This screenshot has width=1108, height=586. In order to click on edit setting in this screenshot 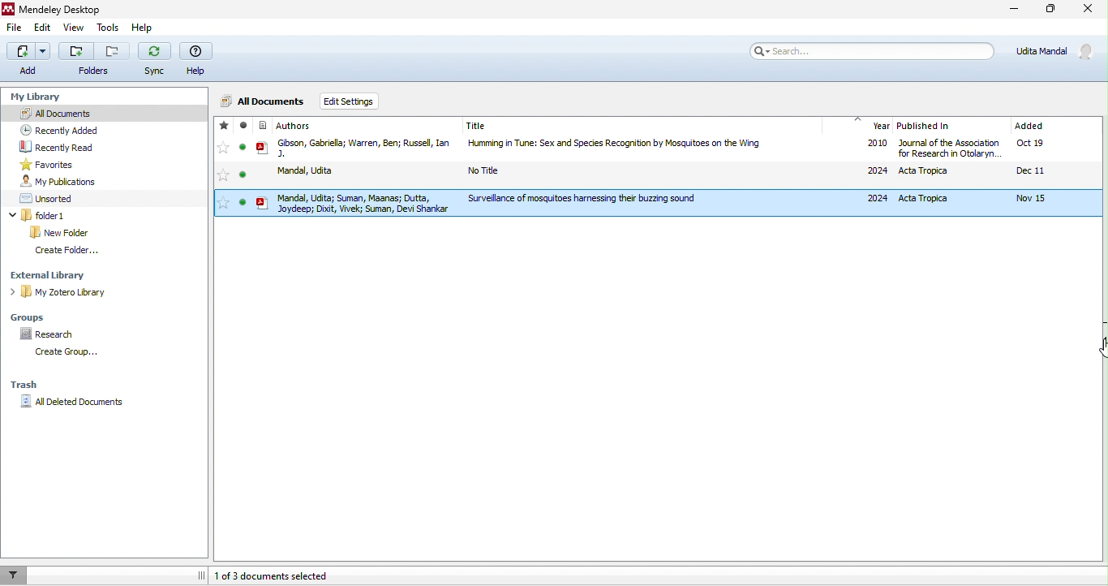, I will do `click(351, 102)`.